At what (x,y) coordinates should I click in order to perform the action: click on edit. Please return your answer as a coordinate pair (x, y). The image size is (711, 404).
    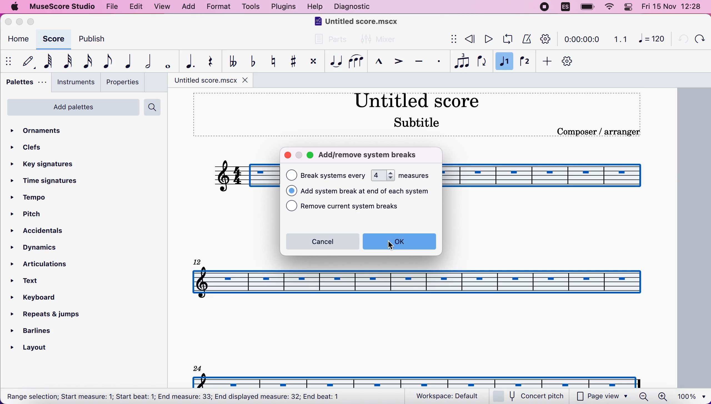
    Looking at the image, I should click on (136, 7).